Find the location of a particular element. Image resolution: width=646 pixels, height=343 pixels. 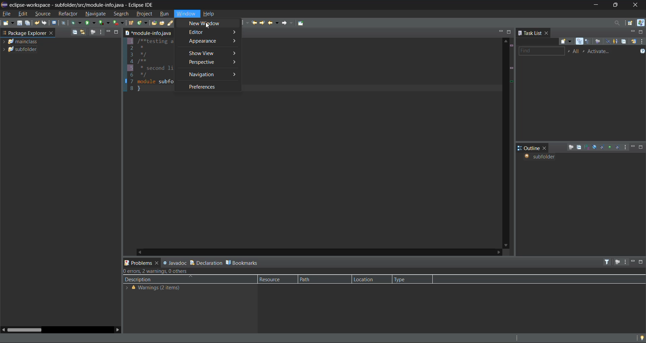

show tasks UI legend is located at coordinates (640, 52).